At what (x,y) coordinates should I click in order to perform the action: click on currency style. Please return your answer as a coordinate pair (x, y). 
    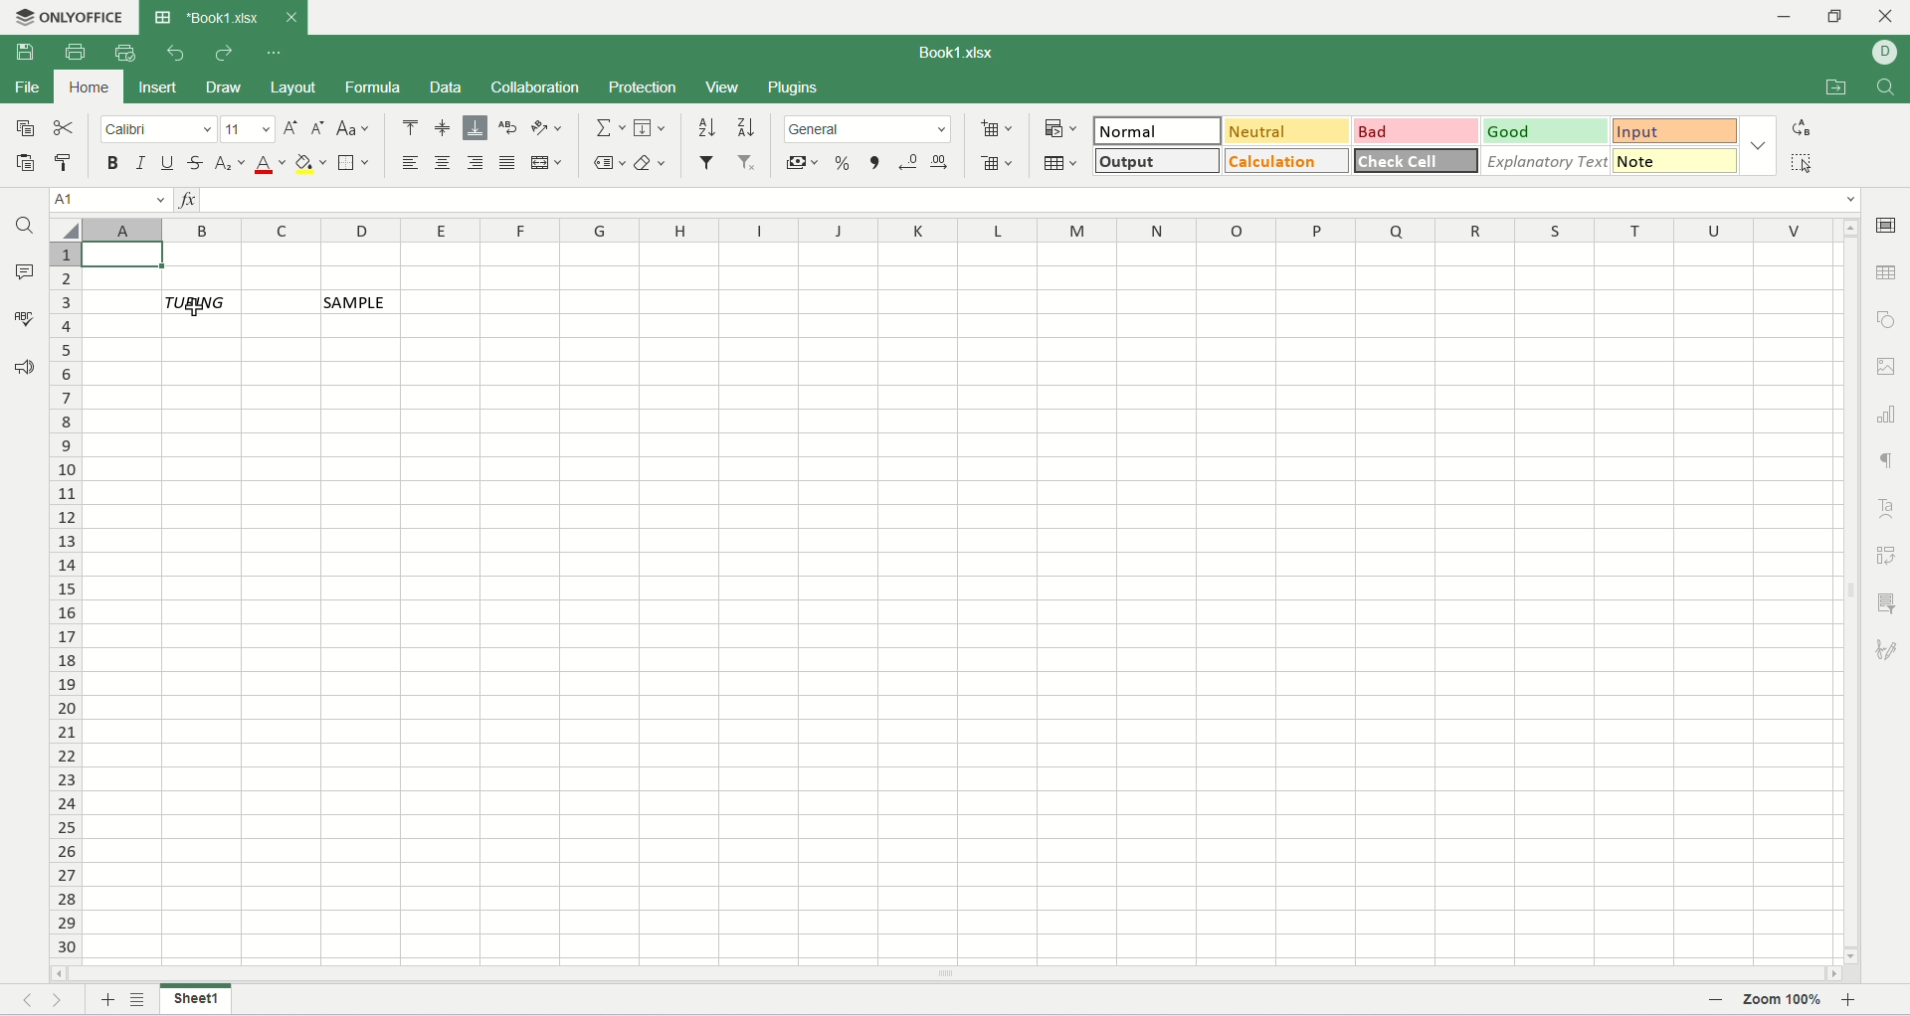
    Looking at the image, I should click on (803, 166).